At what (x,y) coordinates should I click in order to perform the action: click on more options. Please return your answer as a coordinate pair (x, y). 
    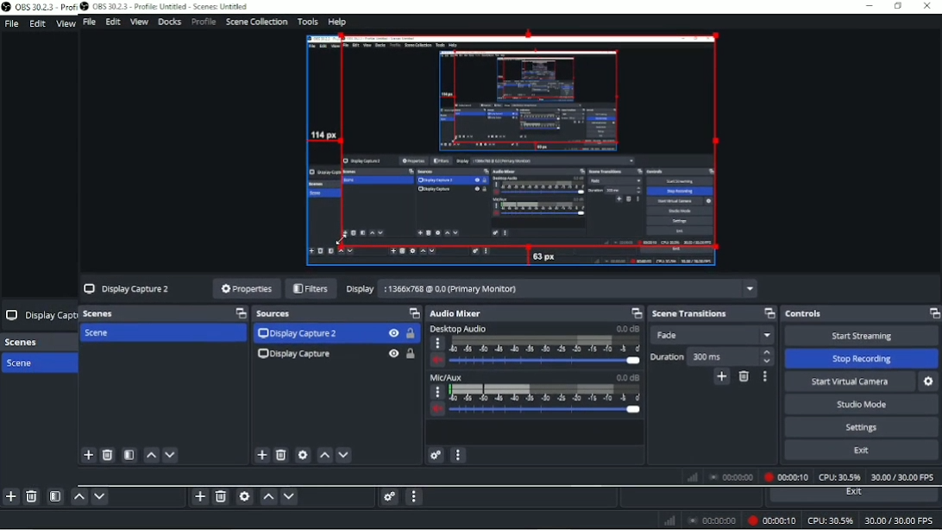
    Looking at the image, I should click on (435, 393).